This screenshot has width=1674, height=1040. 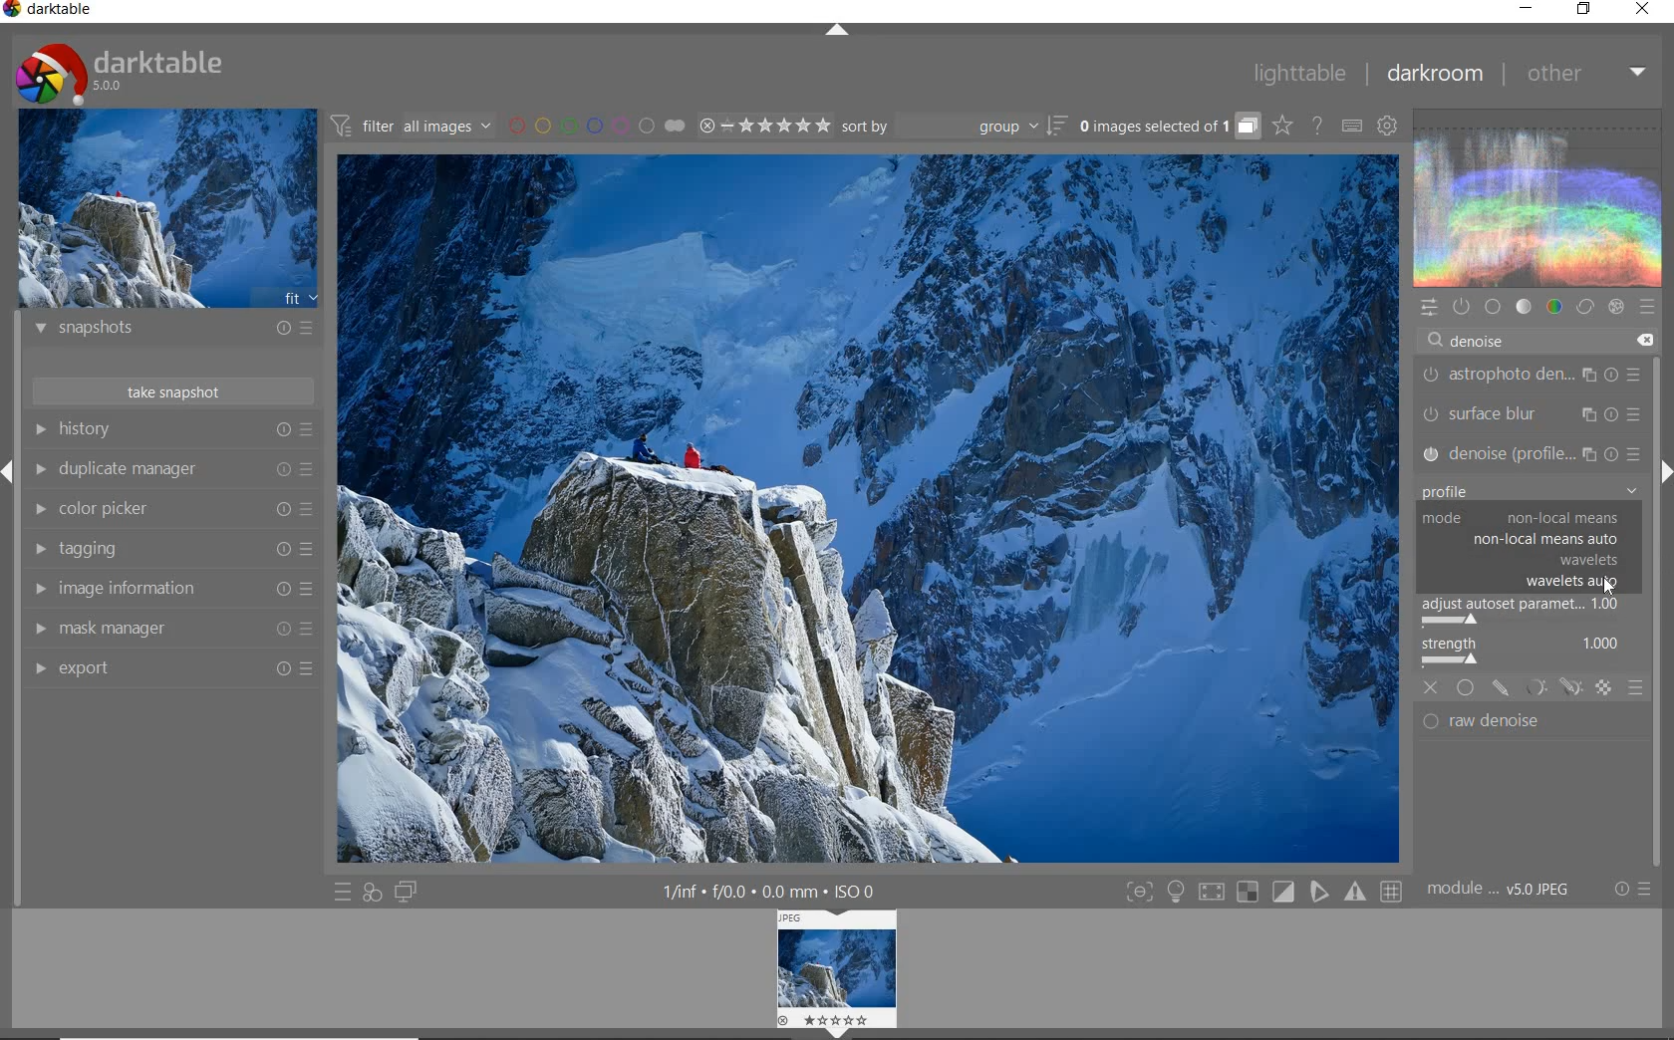 What do you see at coordinates (1473, 342) in the screenshot?
I see `DENOISE` at bounding box center [1473, 342].